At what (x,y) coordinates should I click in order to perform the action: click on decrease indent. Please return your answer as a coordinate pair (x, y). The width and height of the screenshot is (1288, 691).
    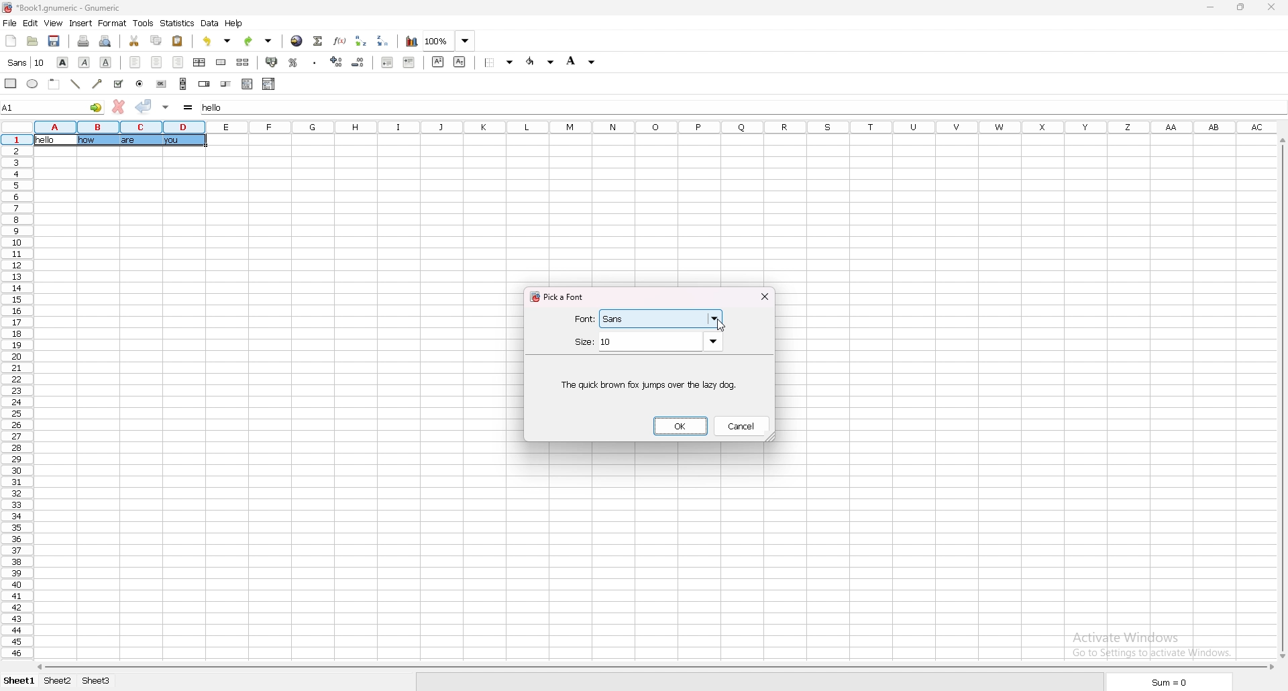
    Looking at the image, I should click on (388, 62).